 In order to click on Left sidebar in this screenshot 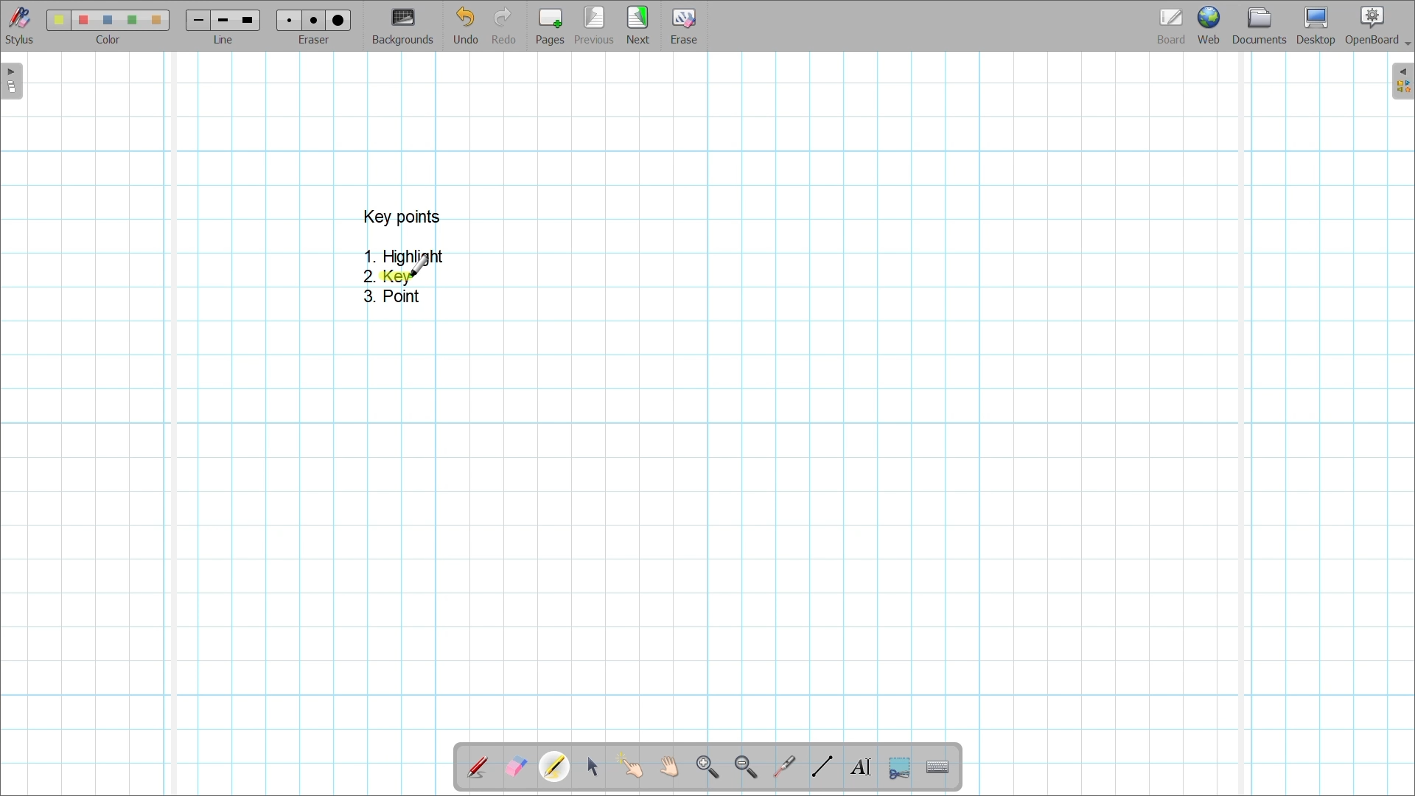, I will do `click(12, 81)`.